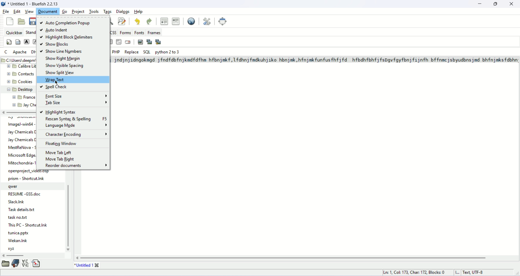  I want to click on Apache, so click(20, 52).